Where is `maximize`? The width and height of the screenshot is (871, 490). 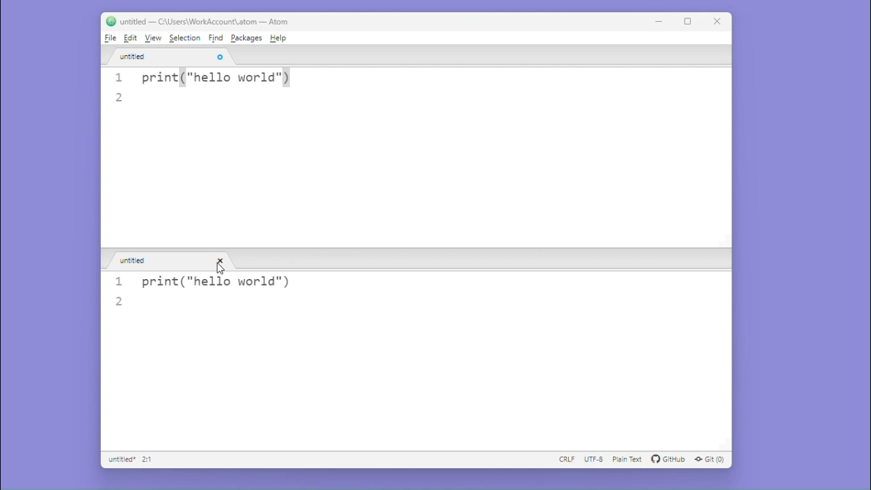 maximize is located at coordinates (690, 20).